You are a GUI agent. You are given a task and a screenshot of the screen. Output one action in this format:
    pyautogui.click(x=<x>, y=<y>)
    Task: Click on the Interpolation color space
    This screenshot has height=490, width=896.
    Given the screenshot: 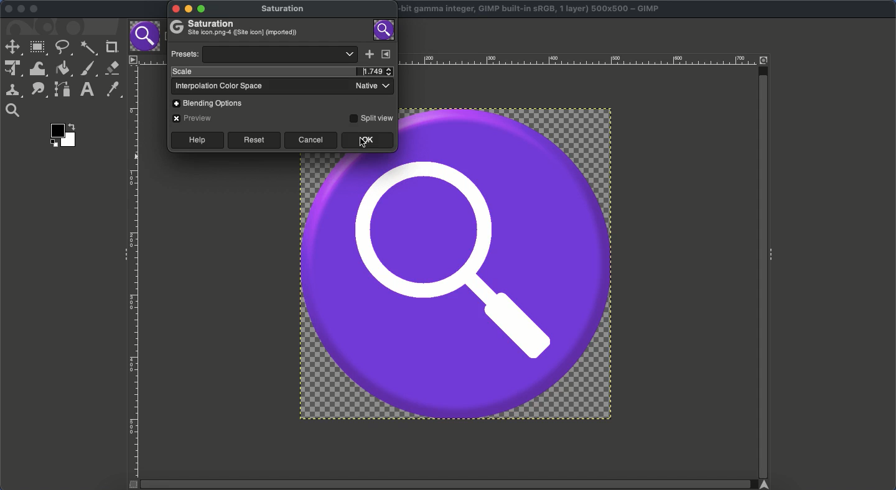 What is the action you would take?
    pyautogui.click(x=281, y=86)
    